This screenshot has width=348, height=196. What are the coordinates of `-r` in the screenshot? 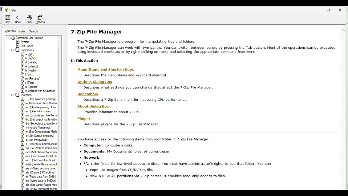 It's located at (39, 144).